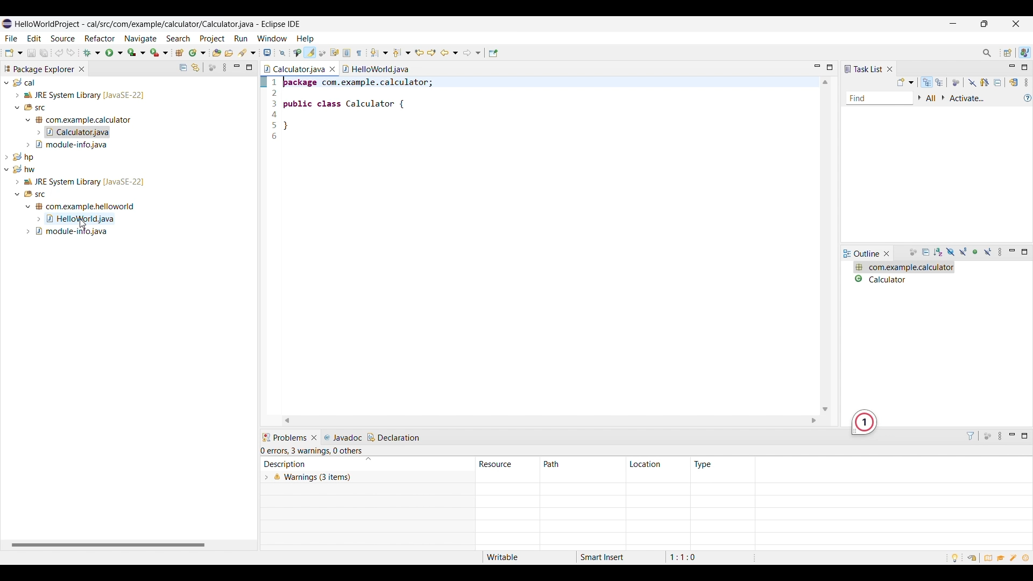 This screenshot has height=581, width=1033. I want to click on Activate, so click(968, 99).